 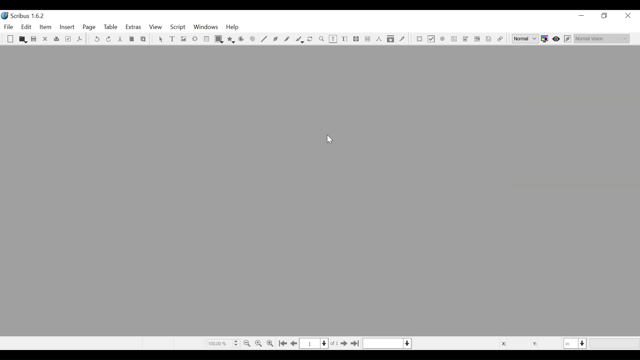 What do you see at coordinates (420, 39) in the screenshot?
I see `PDF Push Button` at bounding box center [420, 39].